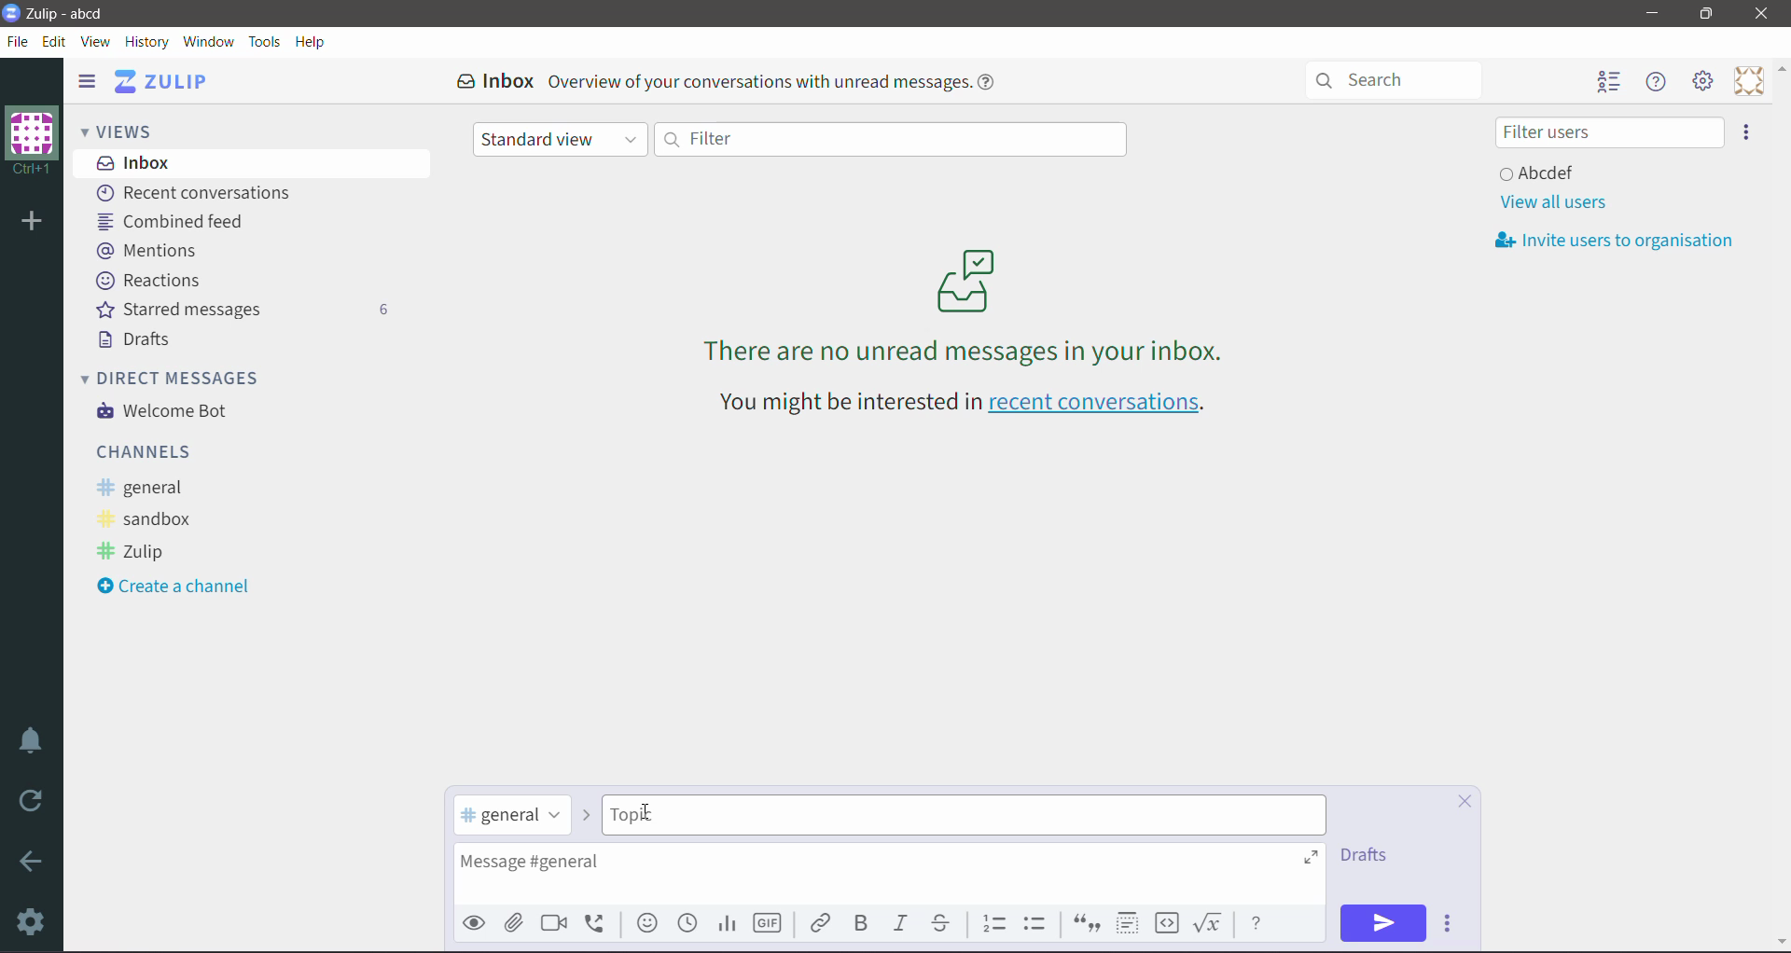 The image size is (1791, 953). I want to click on File, so click(18, 42).